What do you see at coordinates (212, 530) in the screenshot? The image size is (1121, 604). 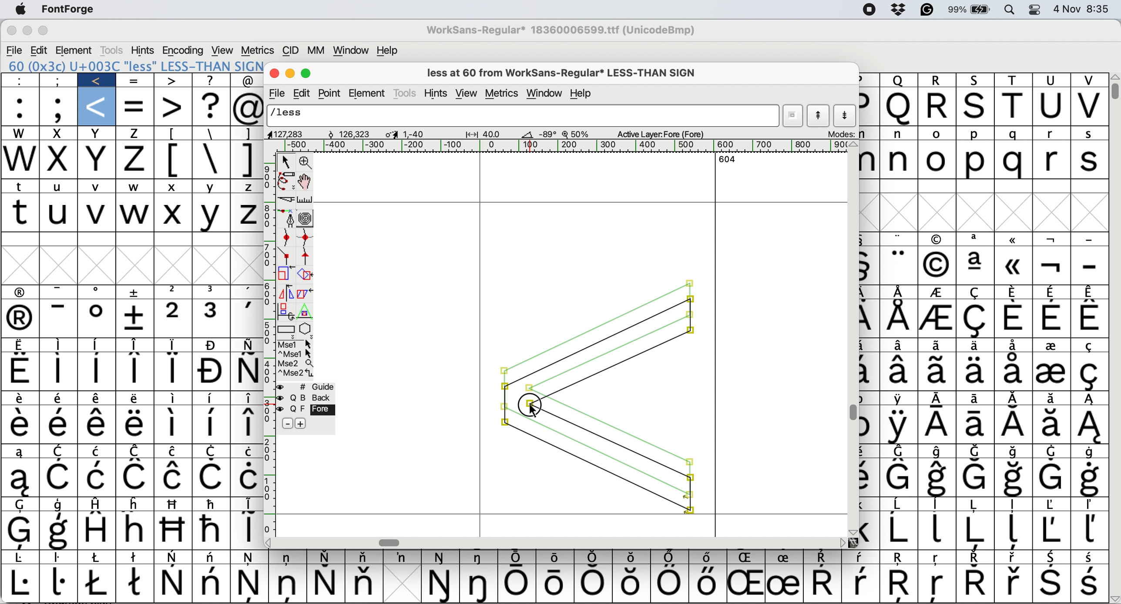 I see `Symbol` at bounding box center [212, 530].